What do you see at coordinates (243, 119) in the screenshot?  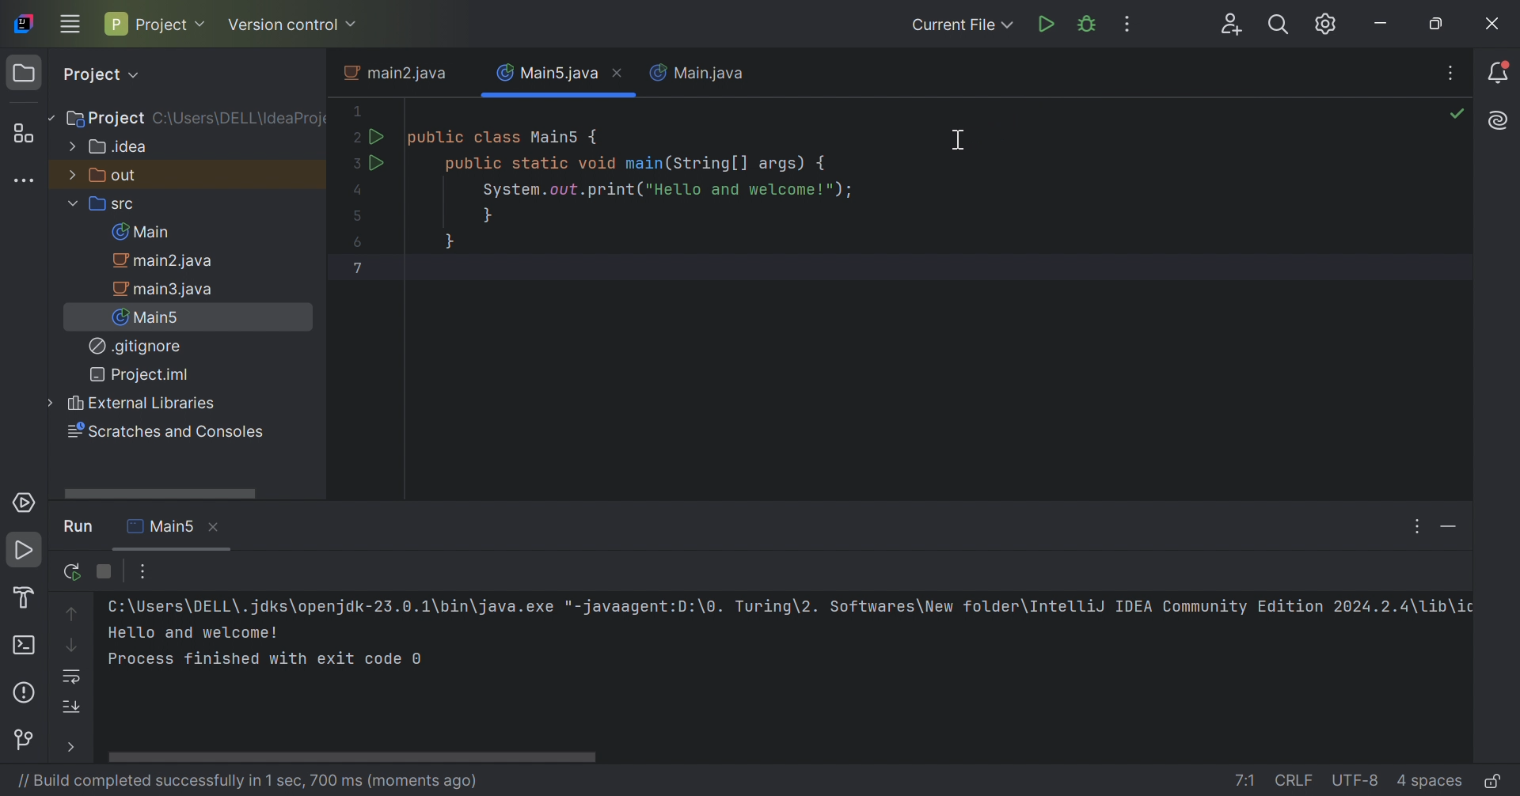 I see `C:\Users\DELL\IdeaProject` at bounding box center [243, 119].